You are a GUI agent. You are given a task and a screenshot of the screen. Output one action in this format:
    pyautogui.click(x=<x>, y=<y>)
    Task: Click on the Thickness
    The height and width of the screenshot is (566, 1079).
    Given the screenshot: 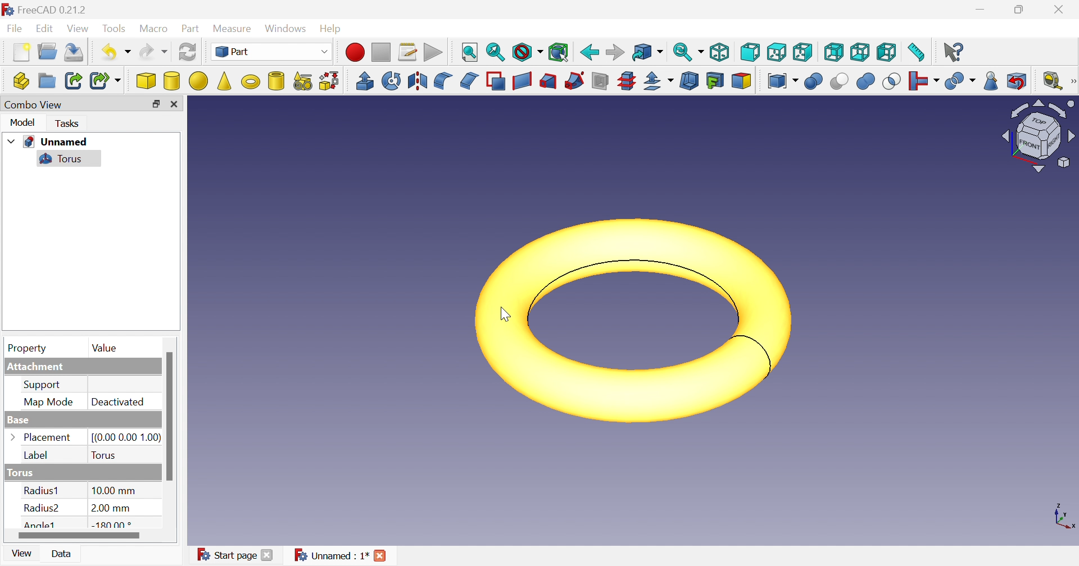 What is the action you would take?
    pyautogui.click(x=690, y=81)
    